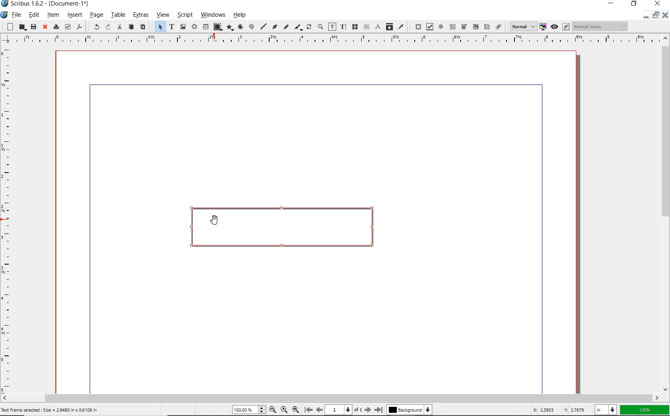 Image resolution: width=670 pixels, height=416 pixels. I want to click on extras, so click(140, 16).